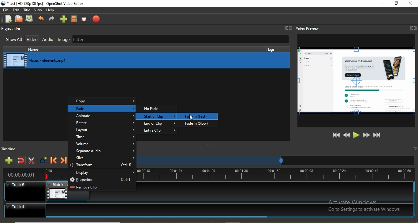  I want to click on rotate, so click(101, 123).